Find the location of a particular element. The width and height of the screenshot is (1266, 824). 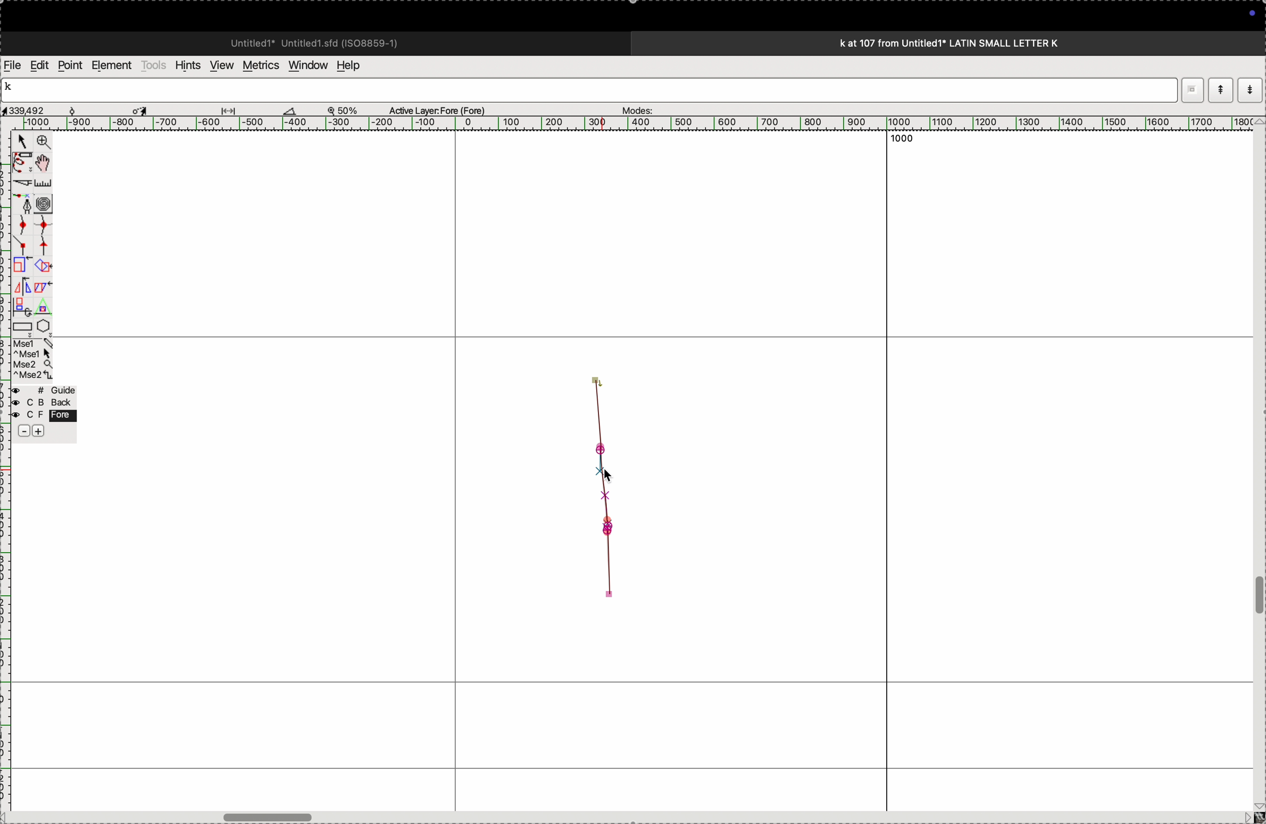

scrollbar is located at coordinates (269, 816).